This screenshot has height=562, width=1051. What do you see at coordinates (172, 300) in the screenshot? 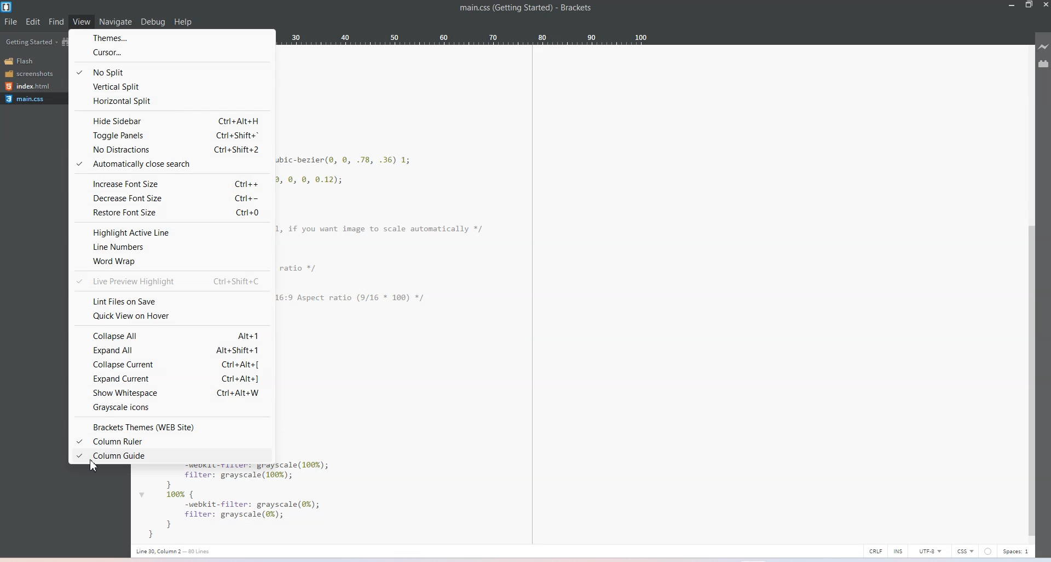
I see `Live files on save` at bounding box center [172, 300].